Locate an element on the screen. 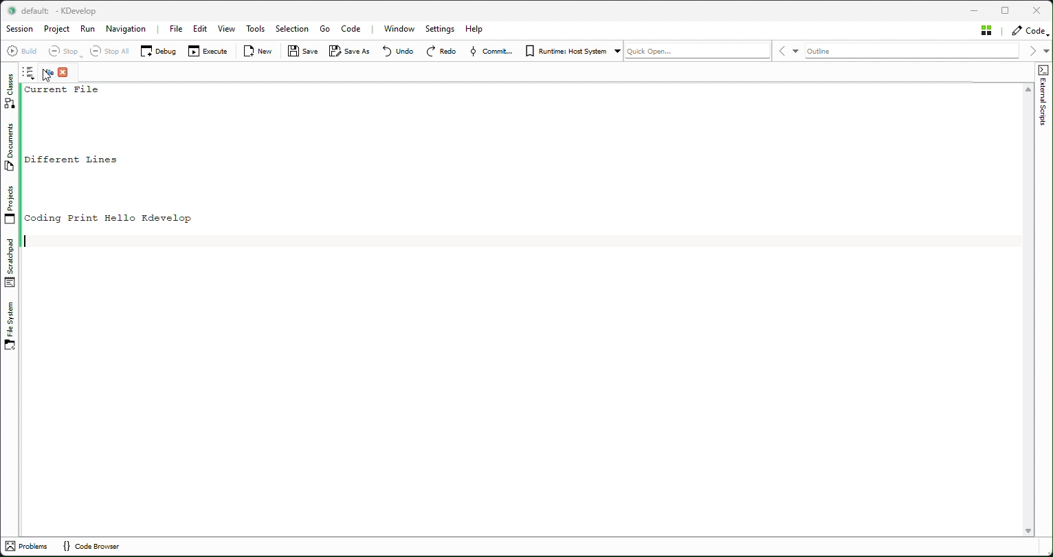 The height and width of the screenshot is (557, 1053). Redo is located at coordinates (441, 52).